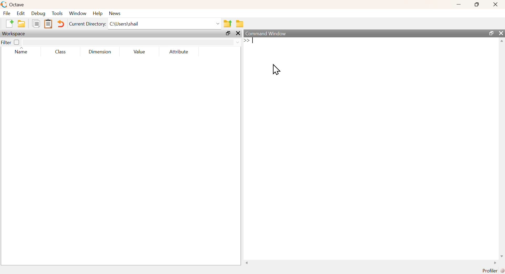 The width and height of the screenshot is (505, 274). Describe the element at coordinates (265, 33) in the screenshot. I see `Command Window` at that location.